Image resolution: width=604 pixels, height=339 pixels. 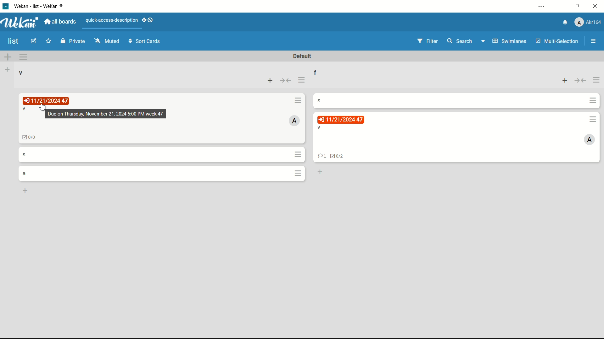 What do you see at coordinates (593, 119) in the screenshot?
I see `card actions` at bounding box center [593, 119].